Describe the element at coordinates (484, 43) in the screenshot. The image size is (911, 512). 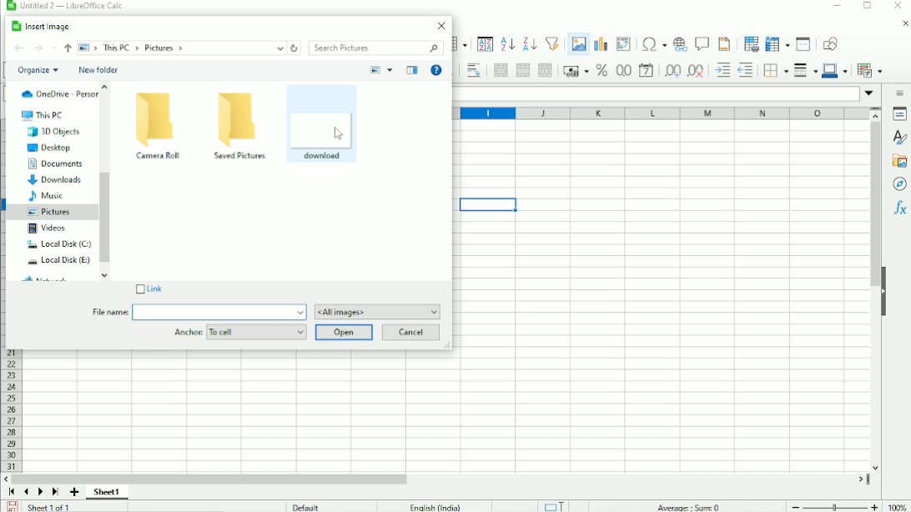
I see `Sort` at that location.